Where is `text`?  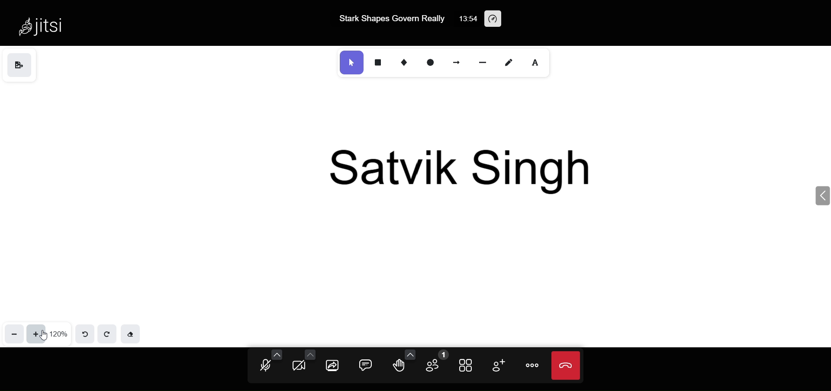 text is located at coordinates (536, 62).